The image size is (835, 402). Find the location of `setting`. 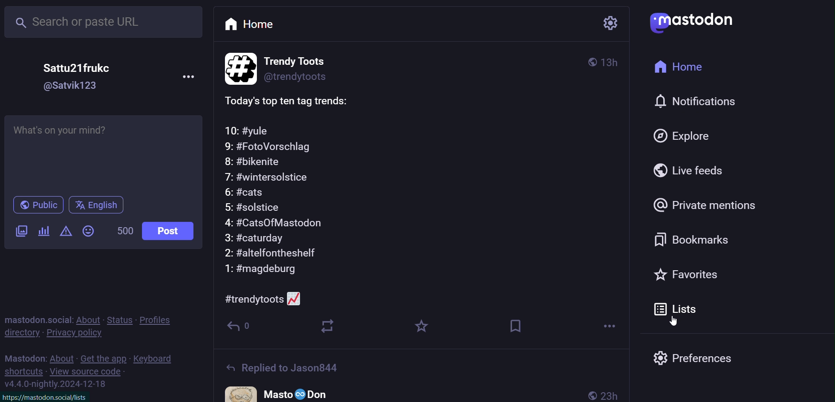

setting is located at coordinates (610, 22).